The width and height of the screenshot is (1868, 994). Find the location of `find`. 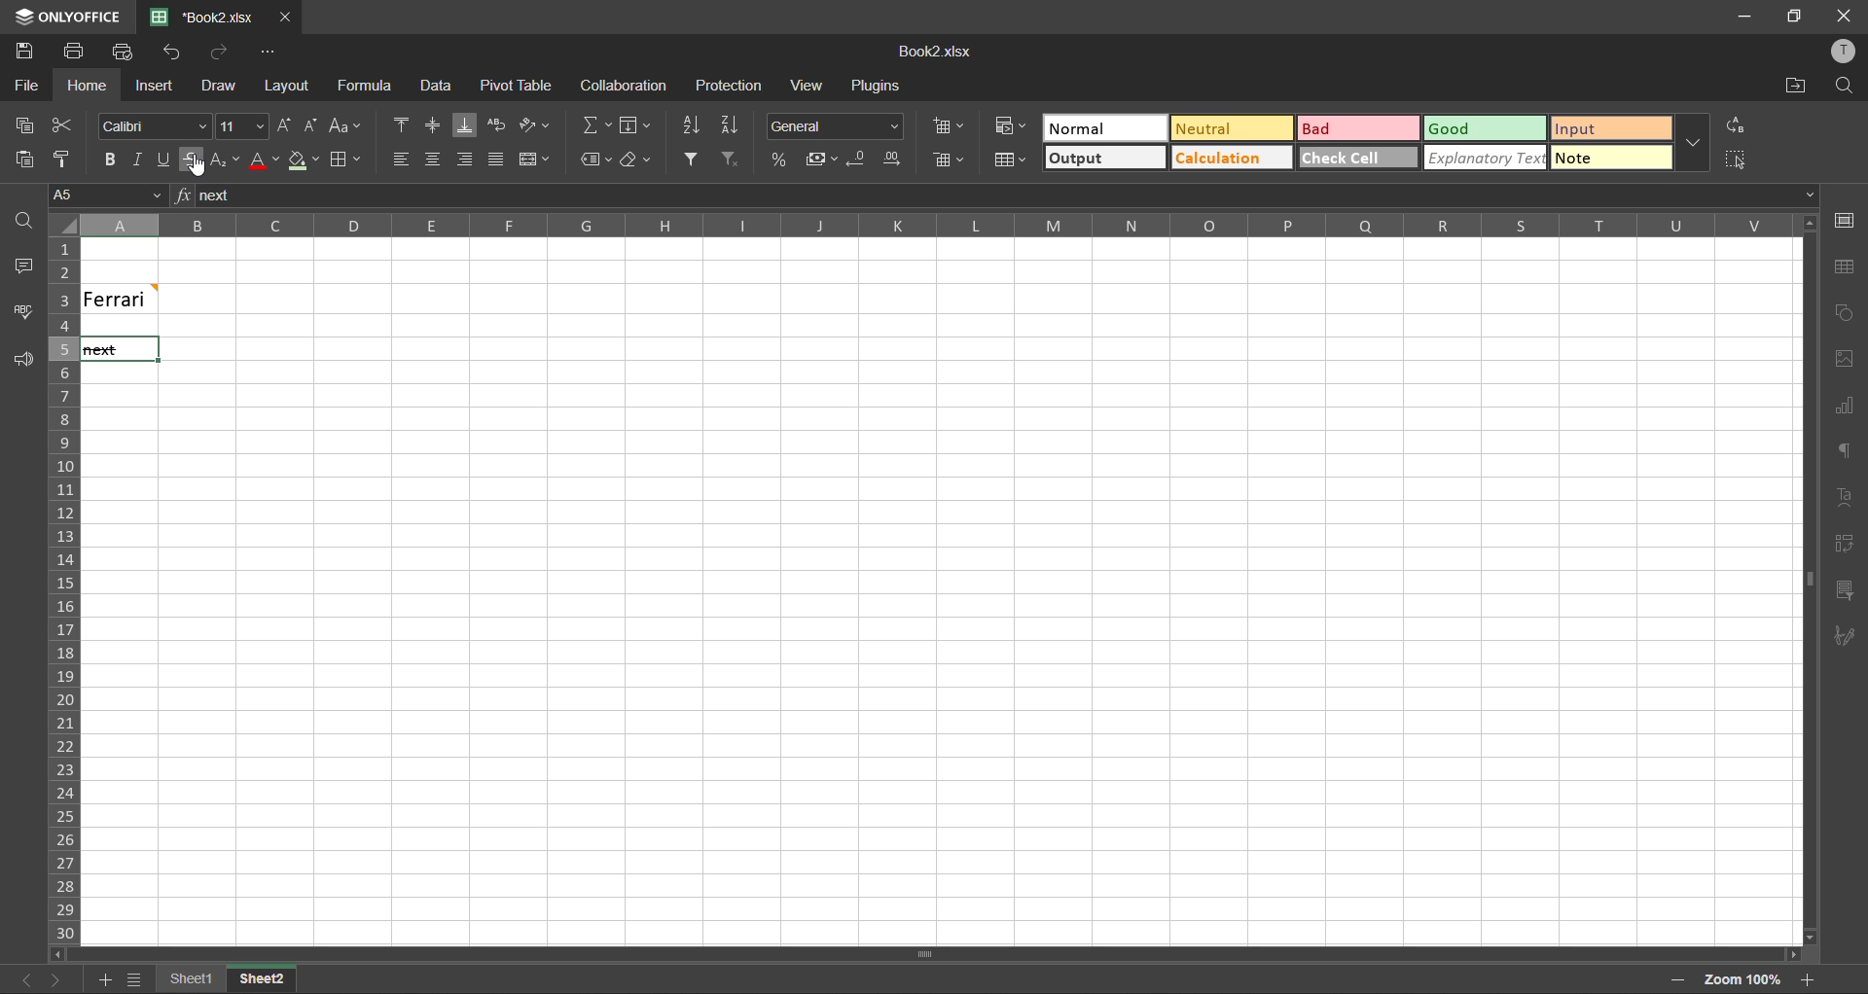

find is located at coordinates (1844, 87).